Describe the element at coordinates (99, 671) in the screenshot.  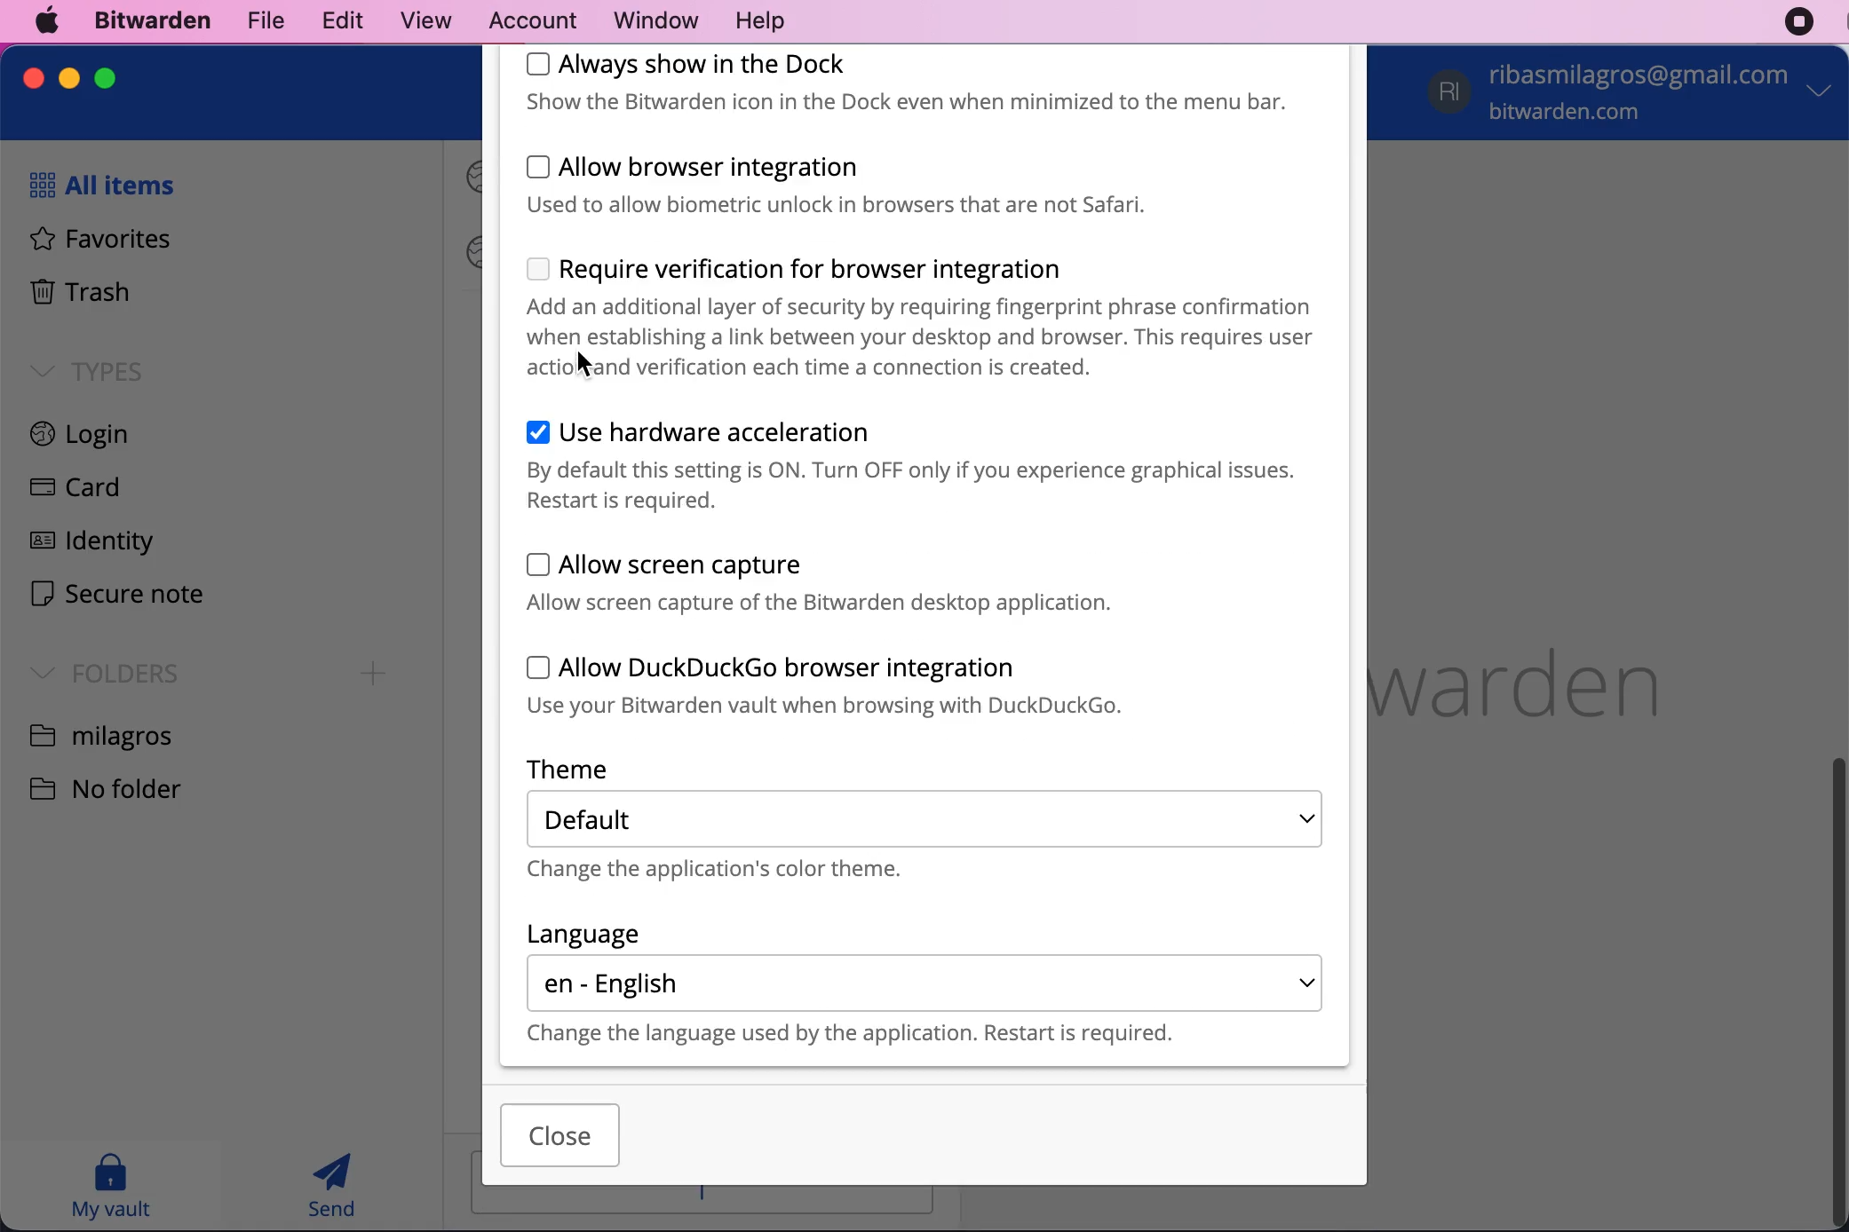
I see `folders` at that location.